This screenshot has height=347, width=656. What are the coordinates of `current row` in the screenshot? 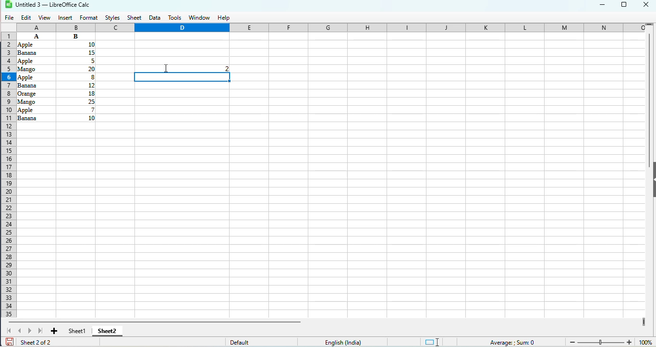 It's located at (9, 76).